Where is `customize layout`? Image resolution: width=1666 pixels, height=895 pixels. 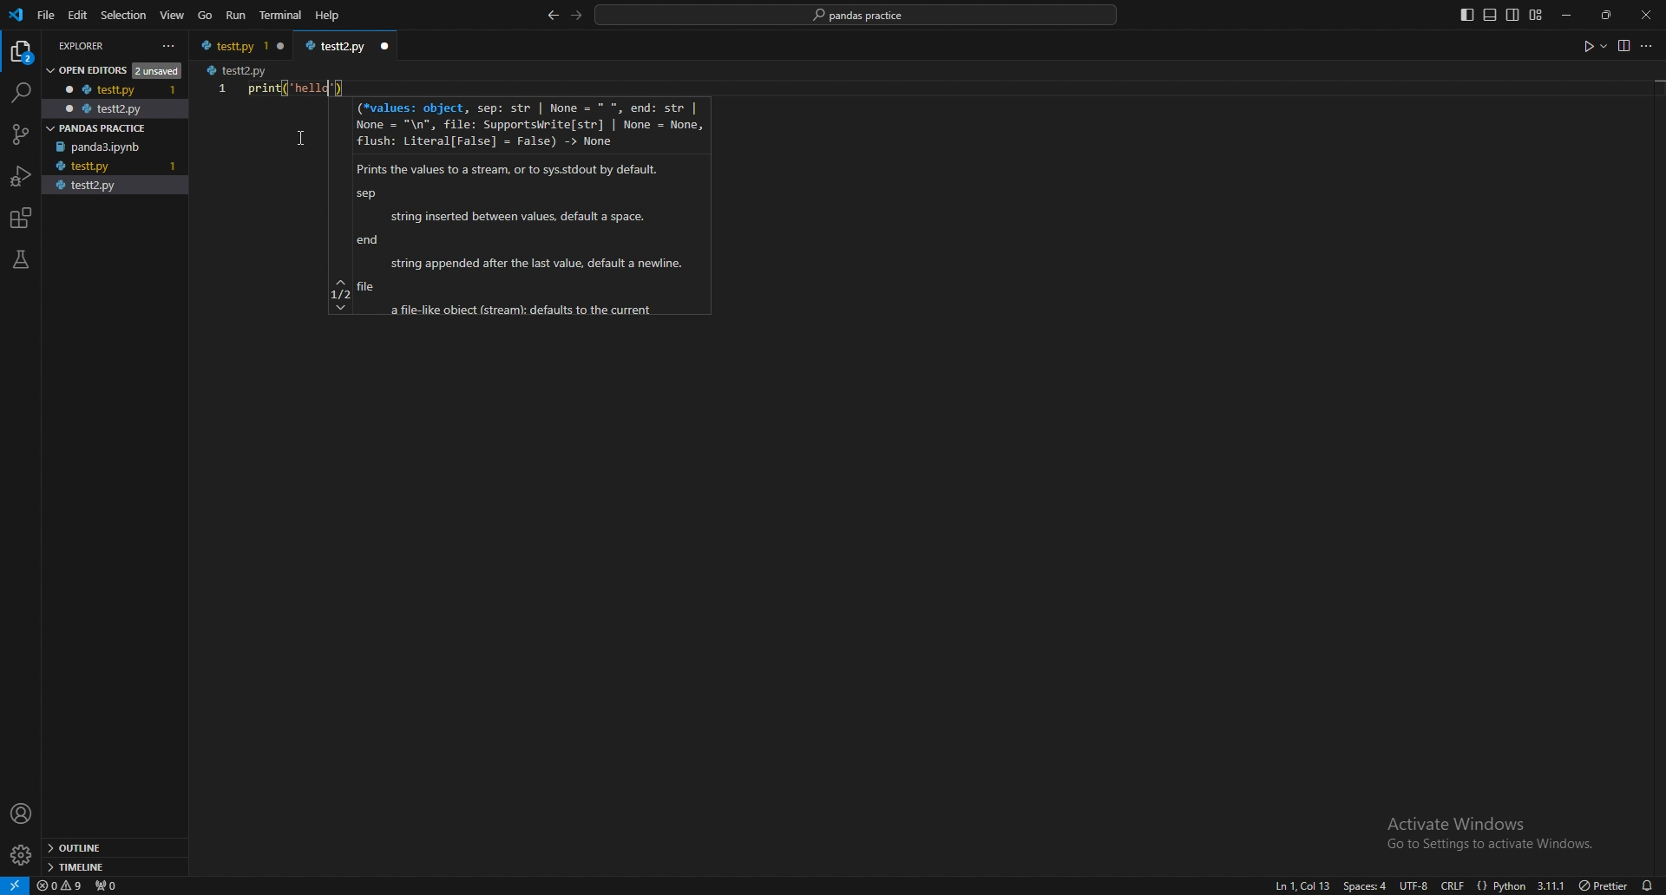
customize layout is located at coordinates (1535, 16).